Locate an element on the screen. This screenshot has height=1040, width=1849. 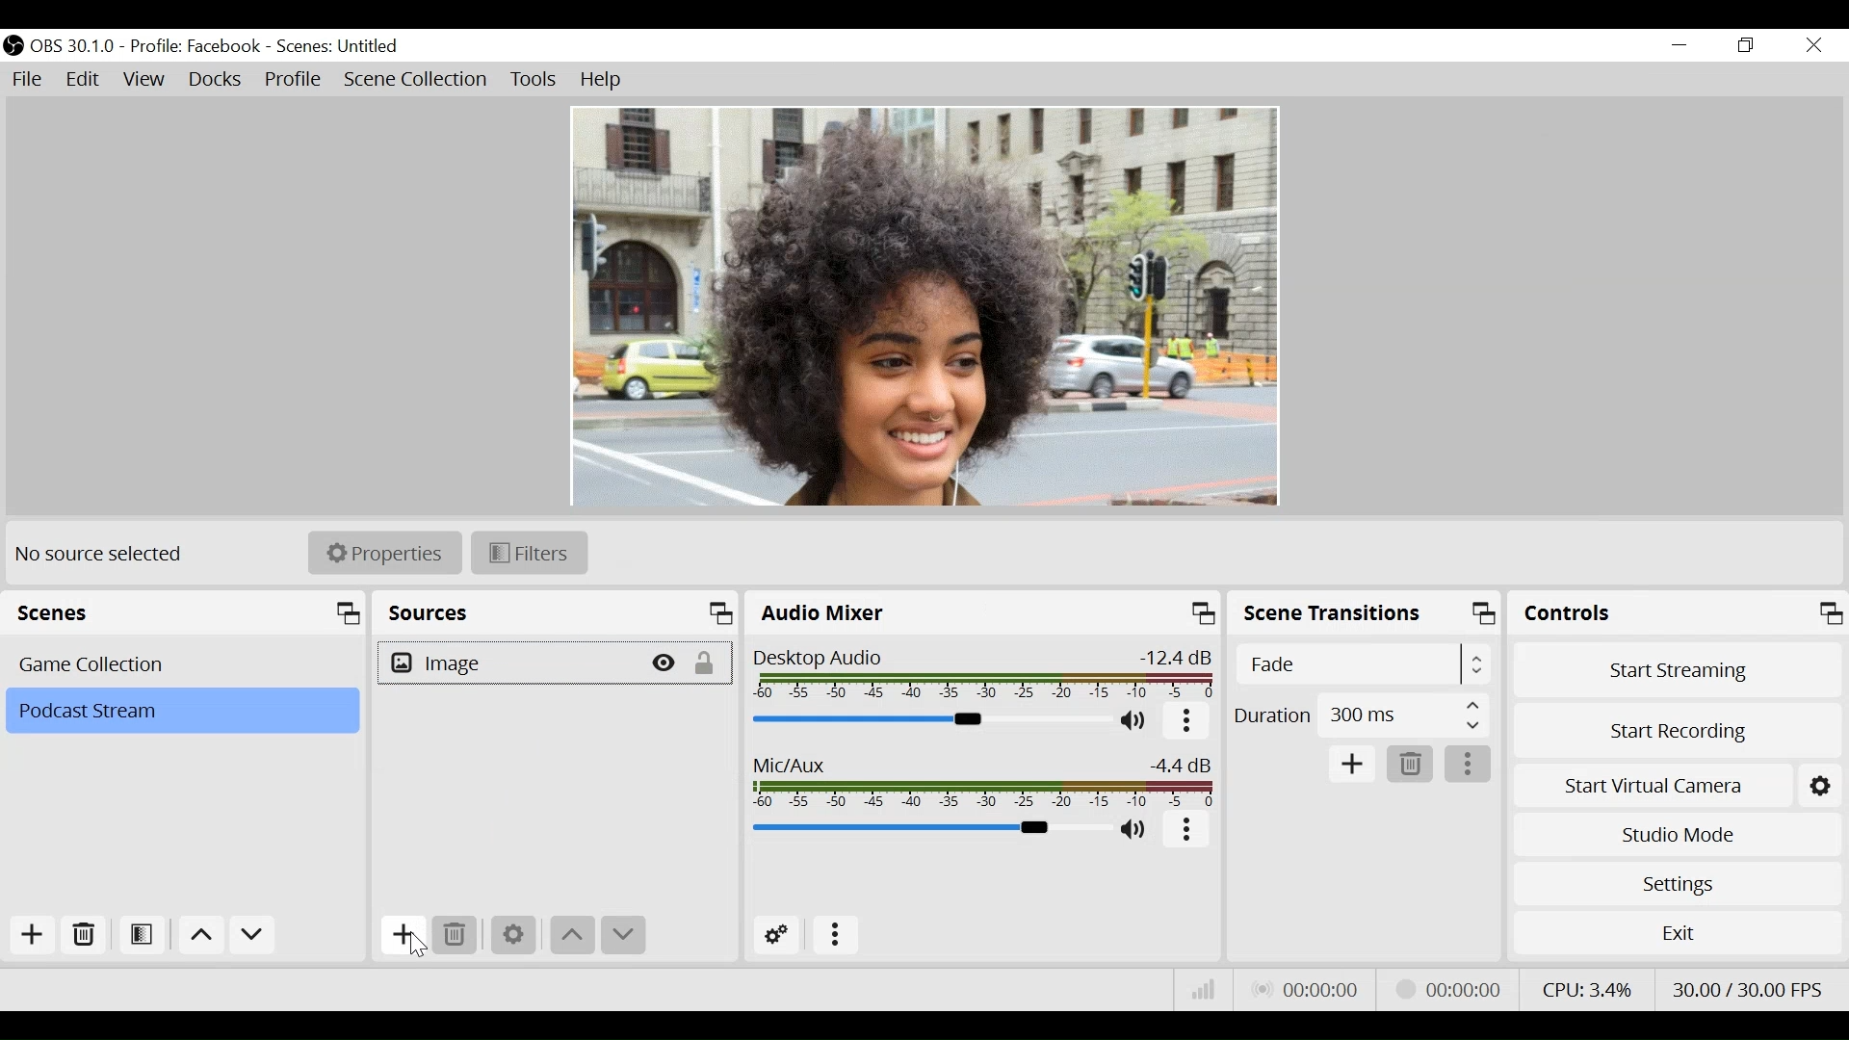
Studio Mode is located at coordinates (1678, 832).